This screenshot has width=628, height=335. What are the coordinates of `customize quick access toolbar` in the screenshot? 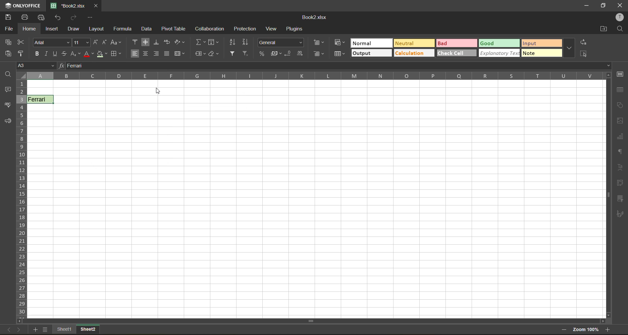 It's located at (90, 17).